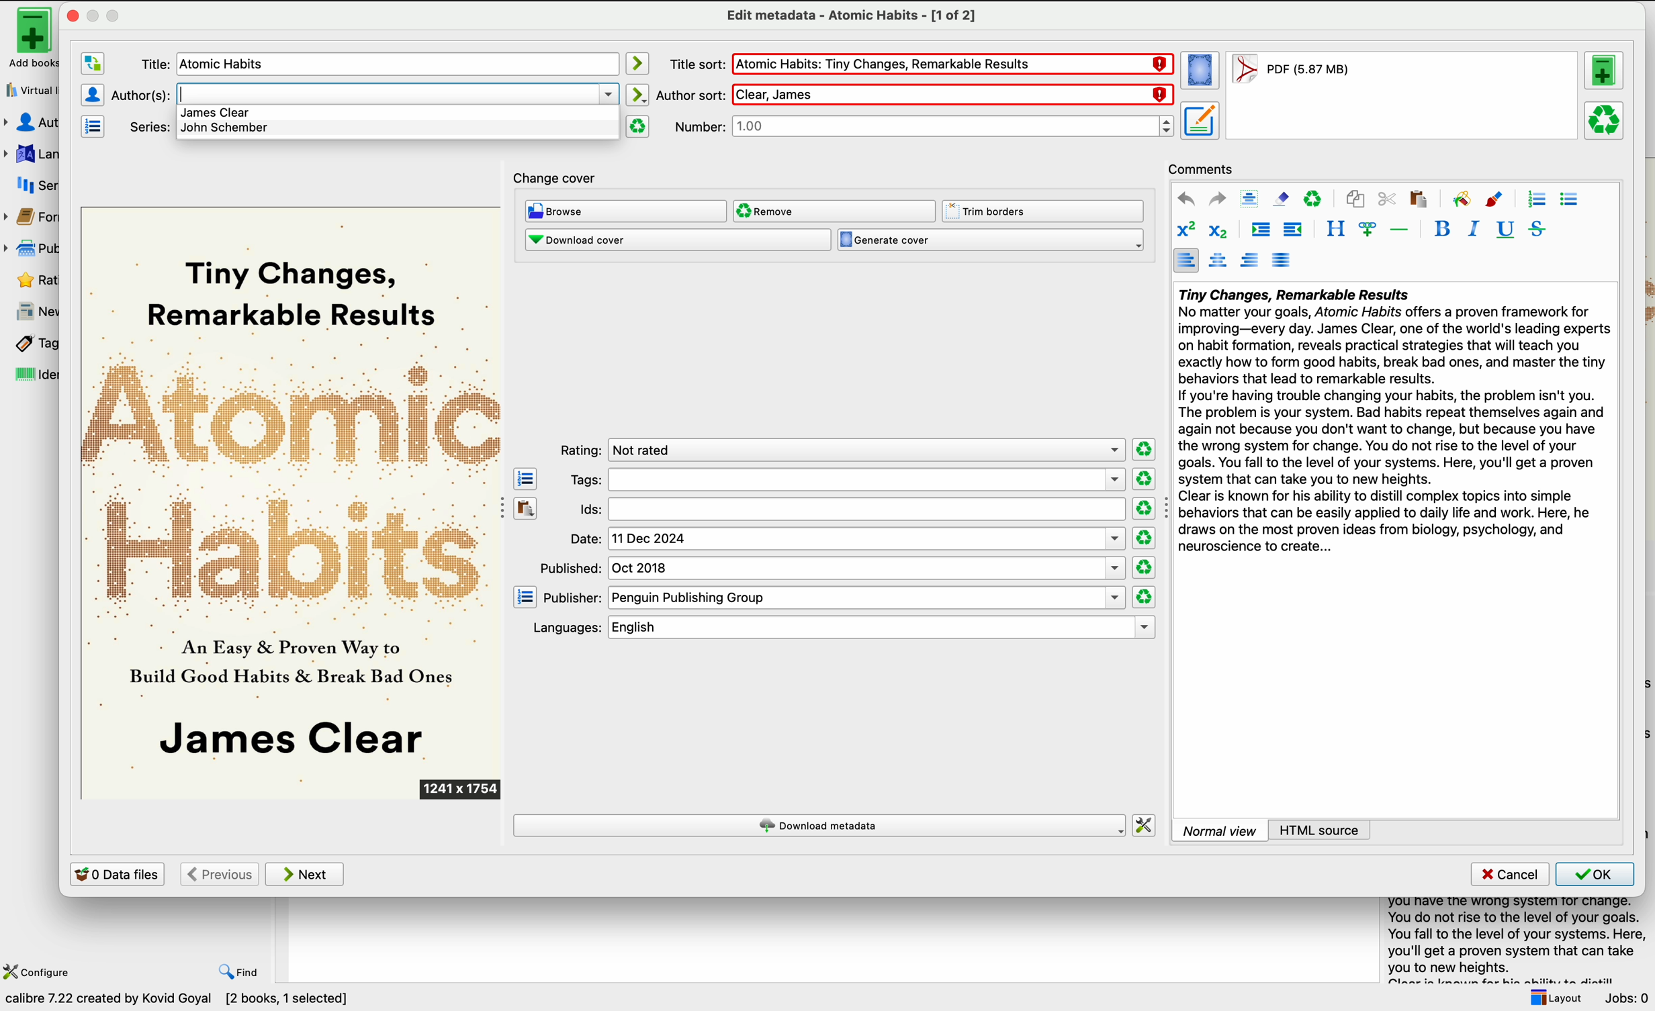  Describe the element at coordinates (950, 94) in the screenshot. I see `author in red` at that location.